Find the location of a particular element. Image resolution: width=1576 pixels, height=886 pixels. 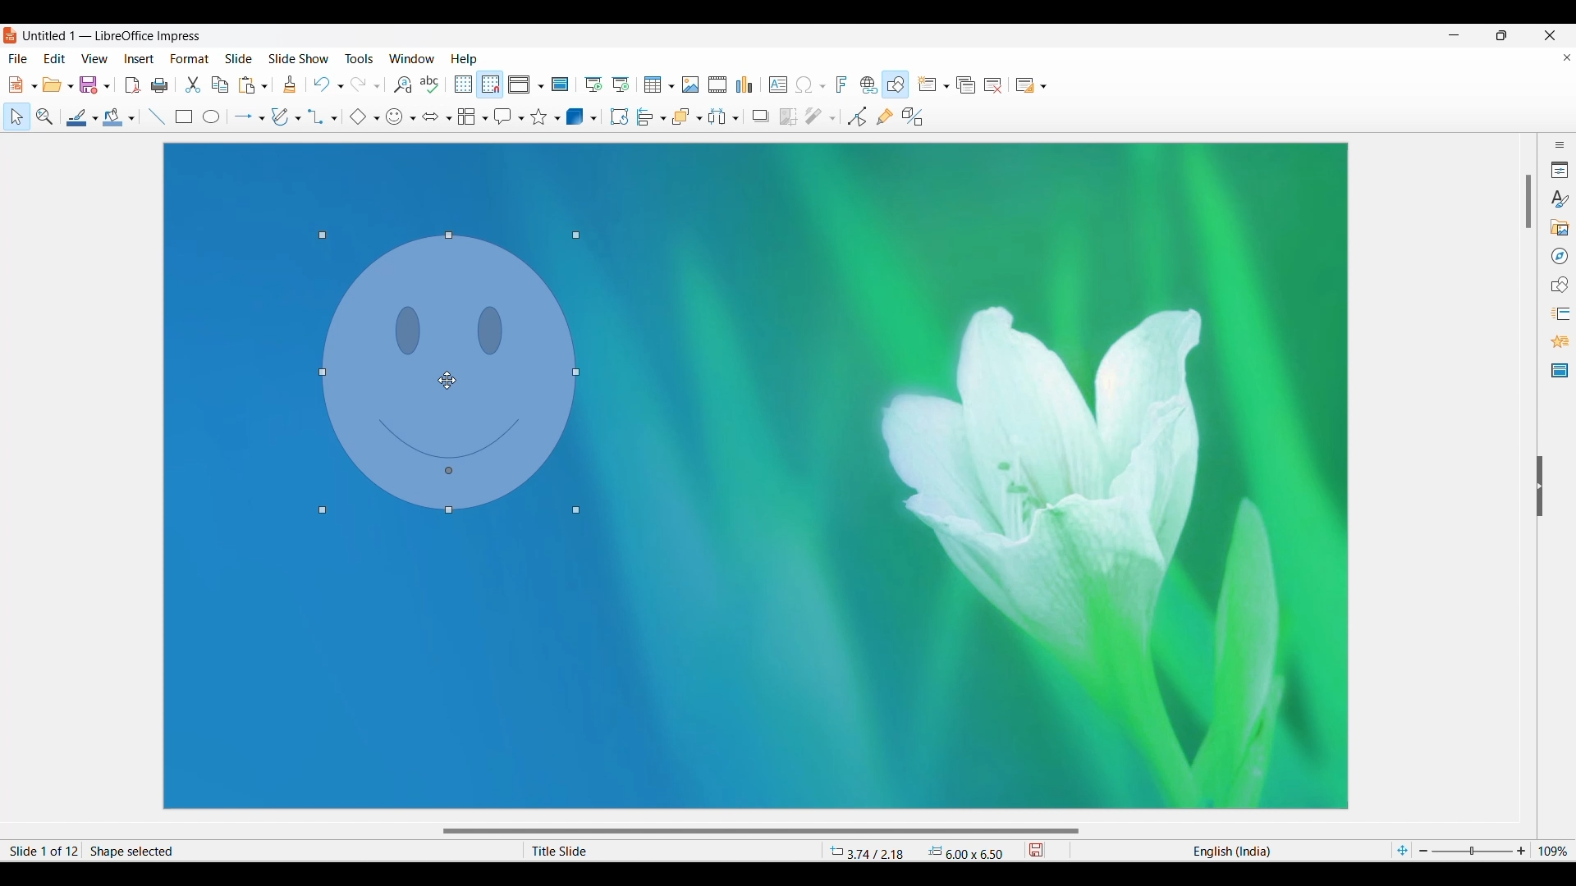

Copy is located at coordinates (220, 85).